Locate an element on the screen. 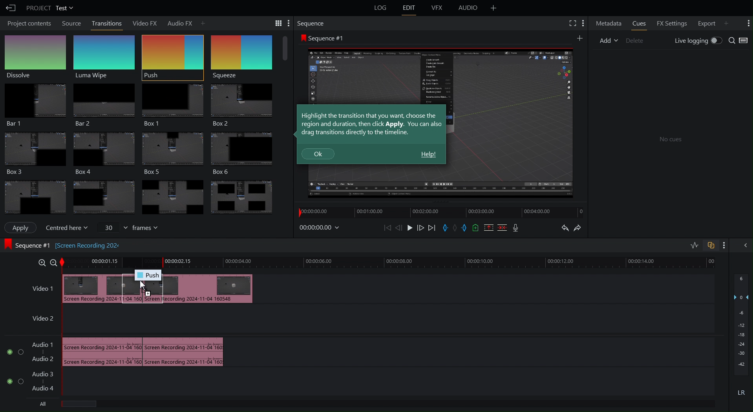 This screenshot has height=412, width=753. Skip Forward is located at coordinates (431, 228).